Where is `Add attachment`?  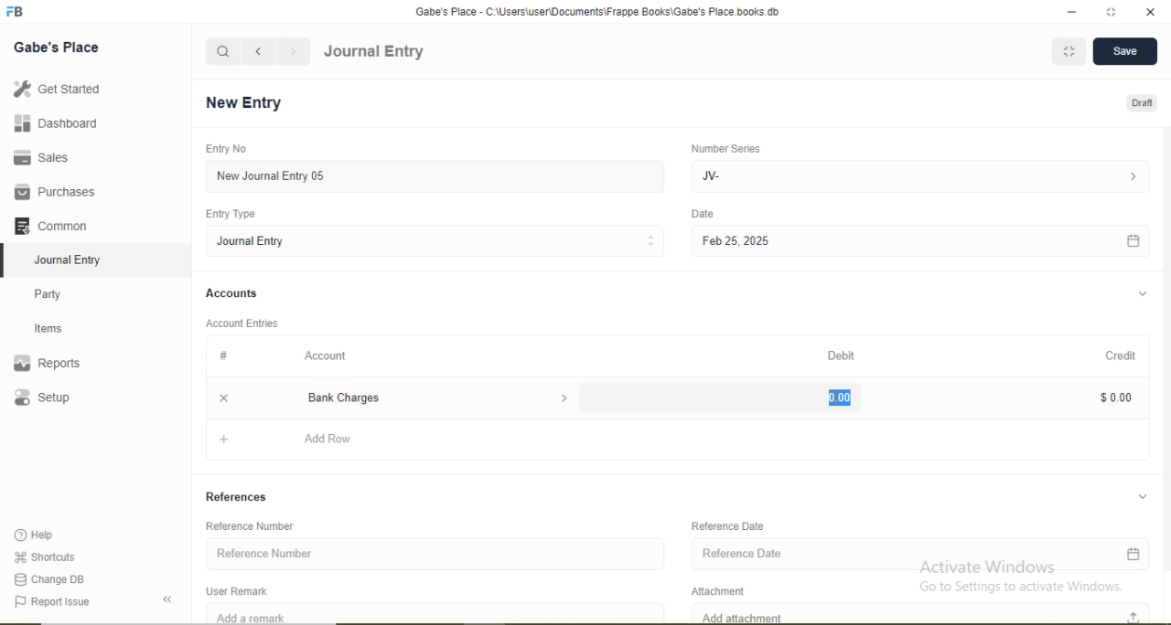
Add attachment is located at coordinates (925, 613).